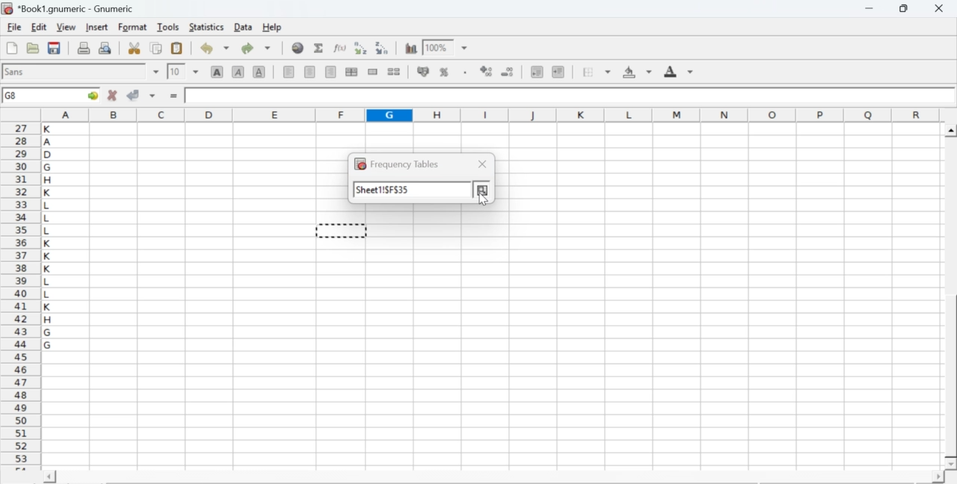 The image size is (957, 484). I want to click on view, so click(66, 26).